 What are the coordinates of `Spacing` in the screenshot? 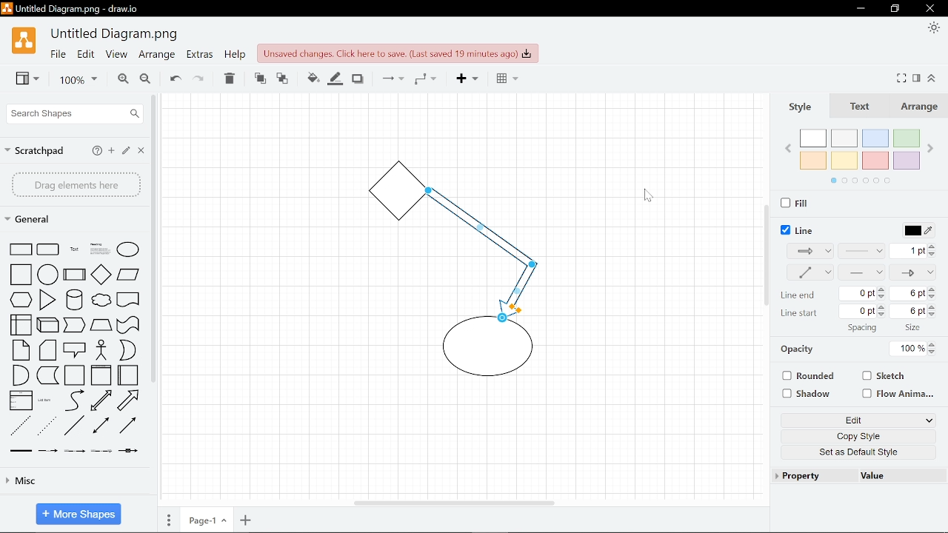 It's located at (866, 329).